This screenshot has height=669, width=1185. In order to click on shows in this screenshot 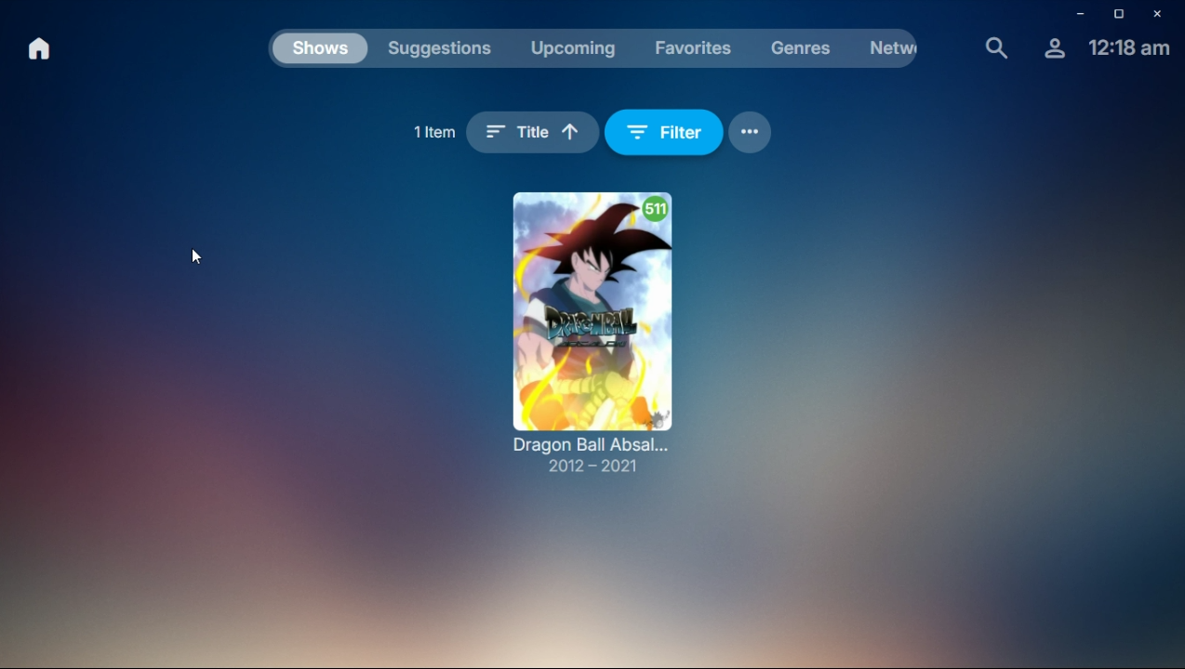, I will do `click(321, 52)`.